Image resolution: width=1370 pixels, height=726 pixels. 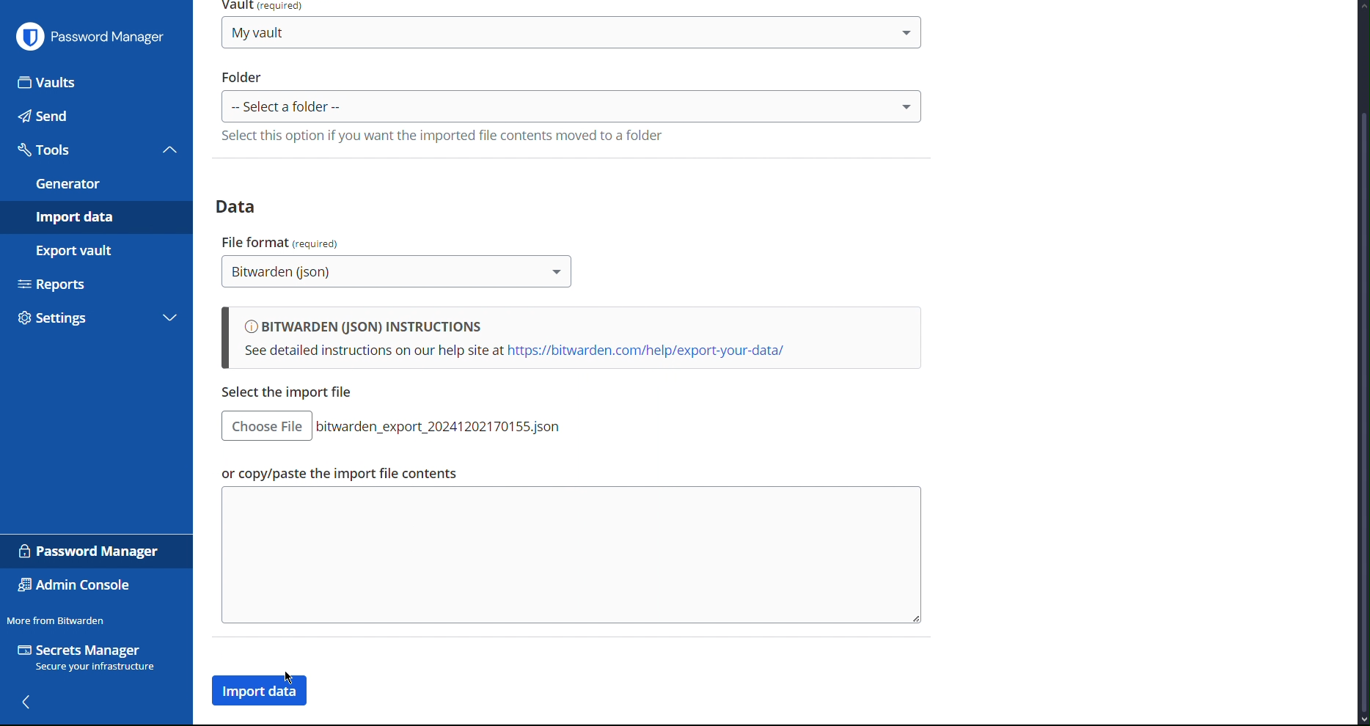 I want to click on Export vault, so click(x=90, y=250).